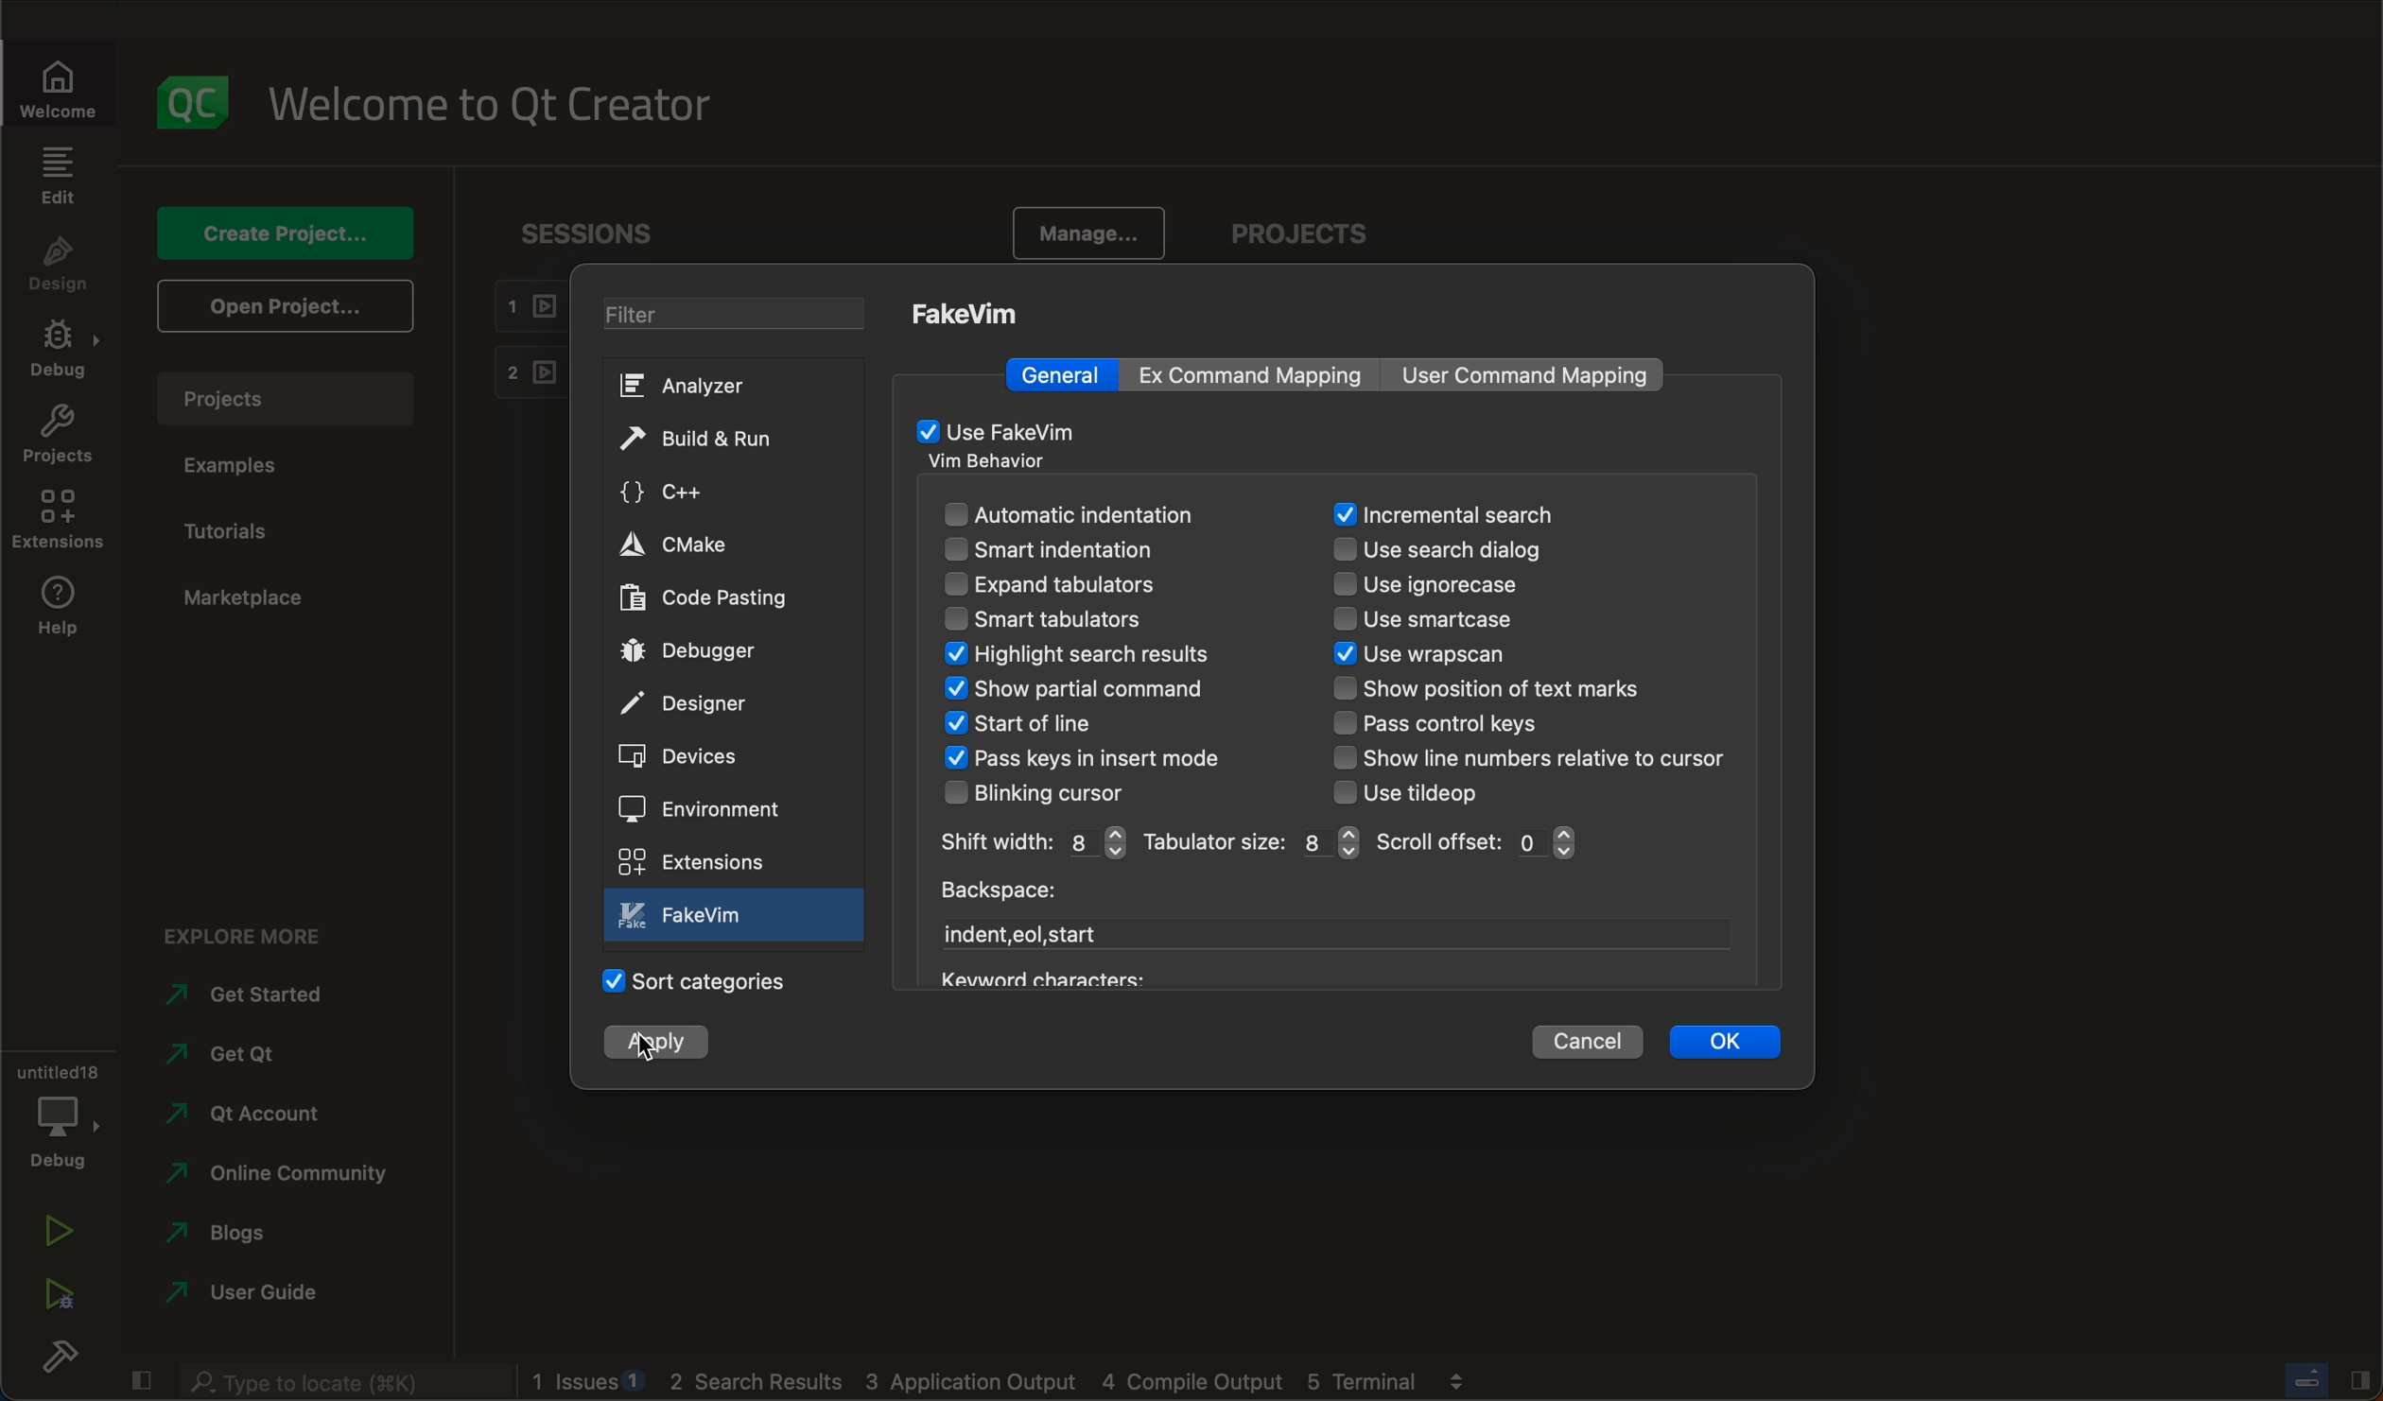  I want to click on explore, so click(255, 937).